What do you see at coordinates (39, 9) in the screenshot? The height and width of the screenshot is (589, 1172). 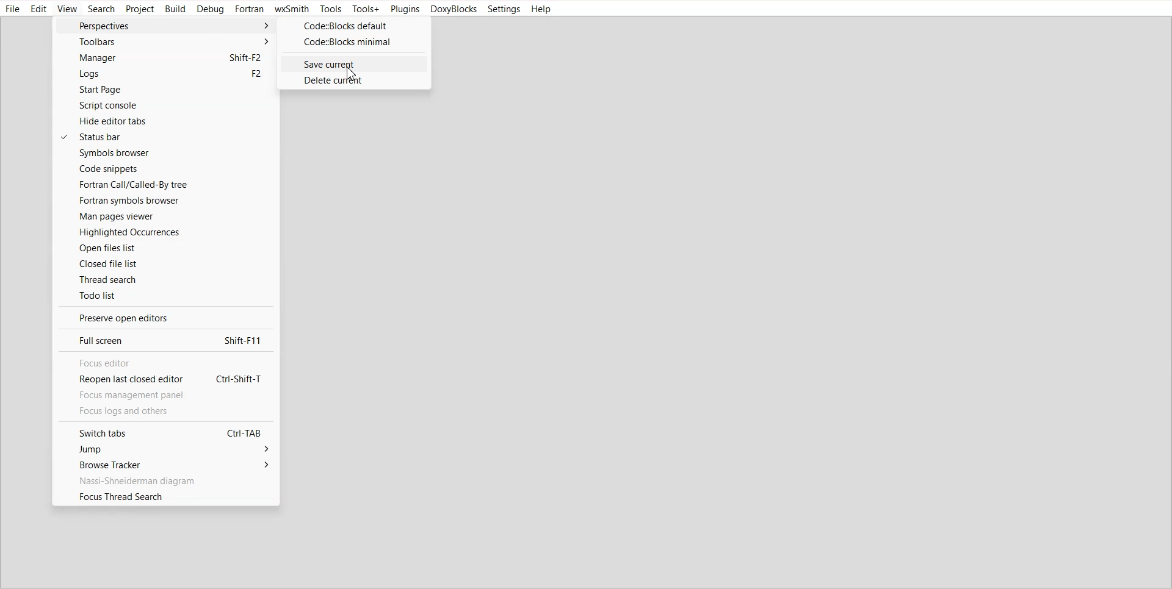 I see `Edit` at bounding box center [39, 9].